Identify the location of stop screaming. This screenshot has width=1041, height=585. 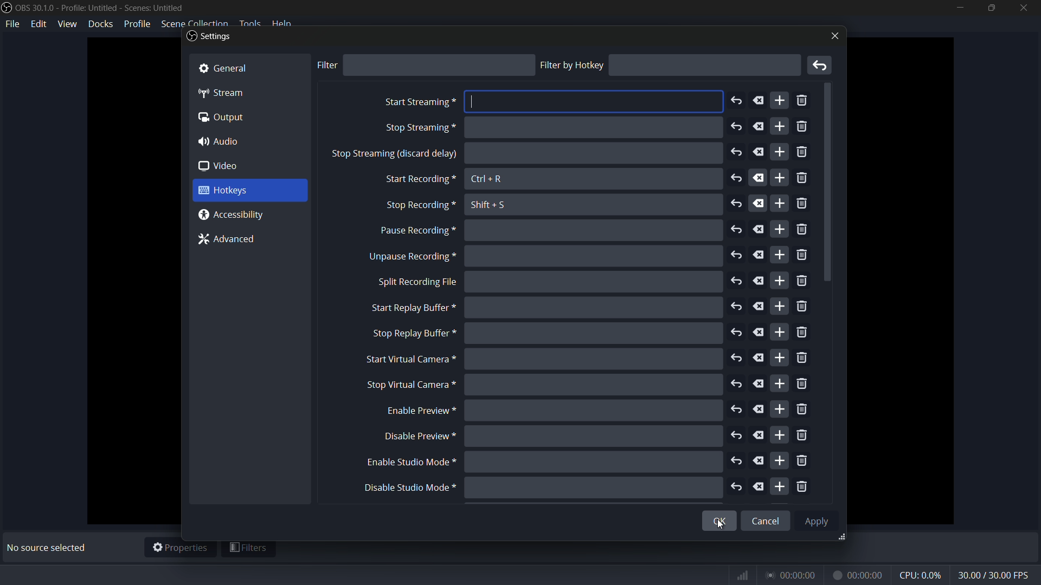
(418, 128).